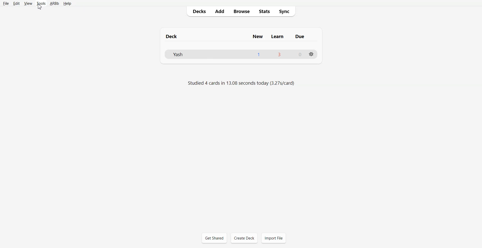  Describe the element at coordinates (214, 238) in the screenshot. I see `Get Shared` at that location.